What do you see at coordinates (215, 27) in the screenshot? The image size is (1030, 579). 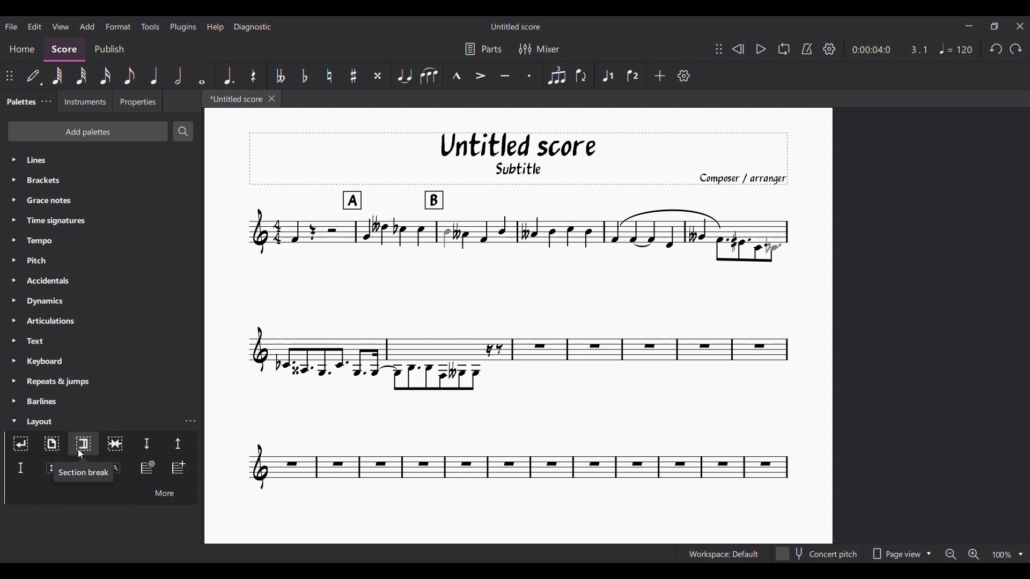 I see `Help menu` at bounding box center [215, 27].